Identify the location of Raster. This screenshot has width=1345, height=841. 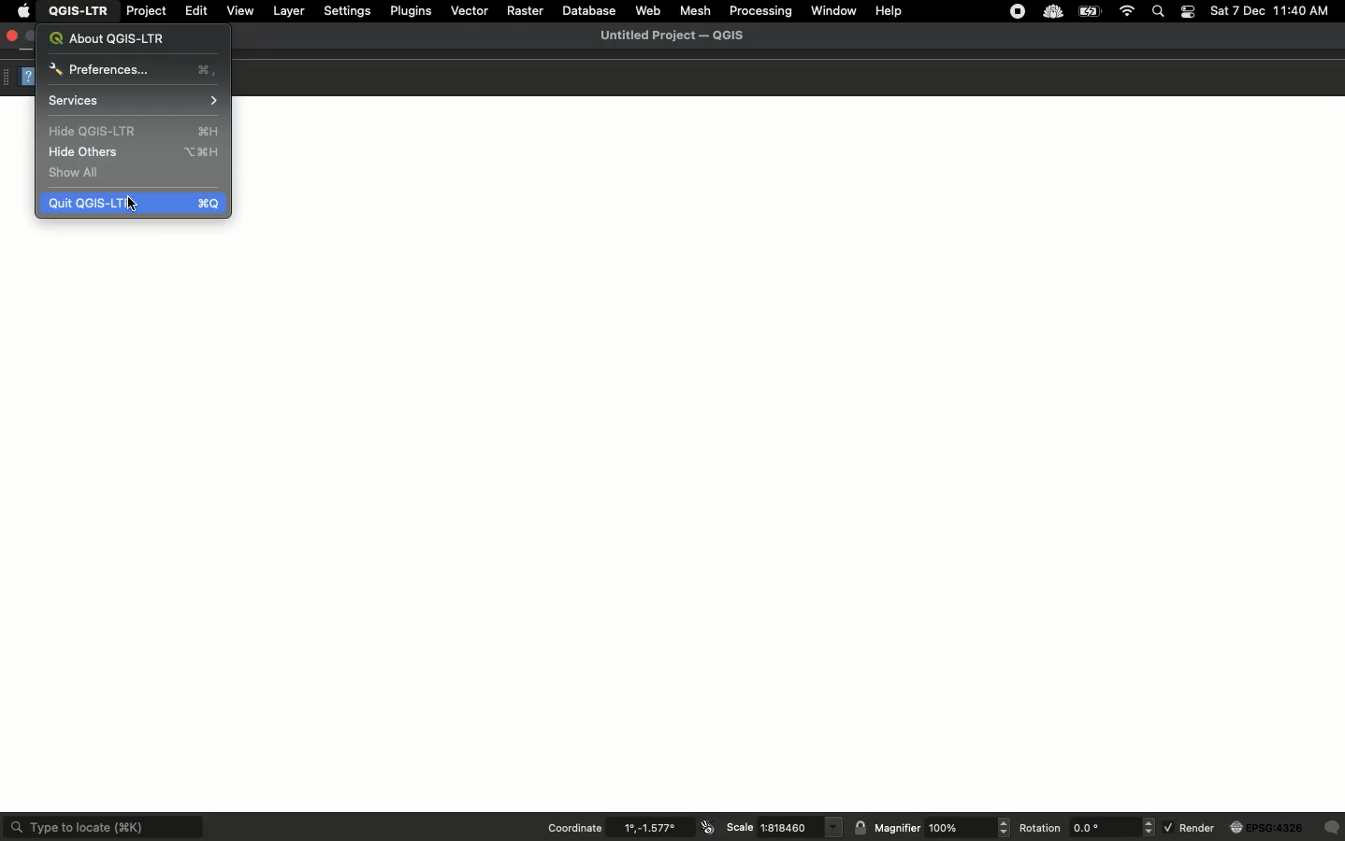
(527, 11).